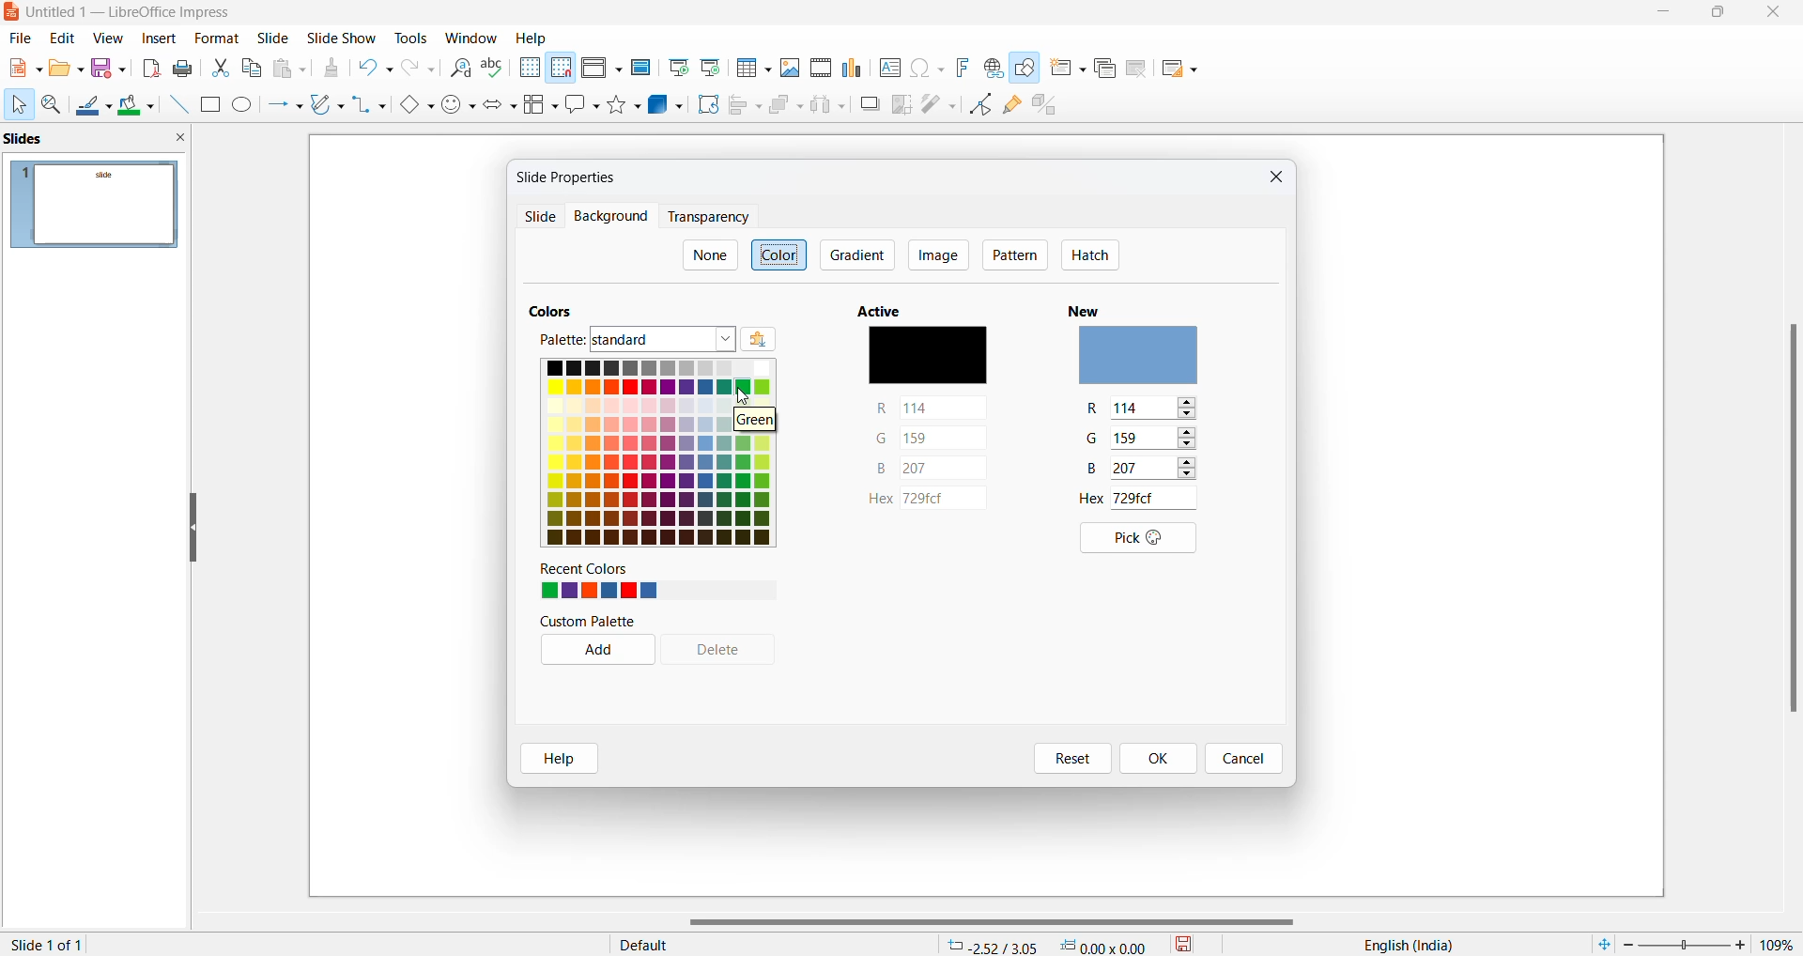  What do you see at coordinates (555, 308) in the screenshot?
I see `colors heading ` at bounding box center [555, 308].